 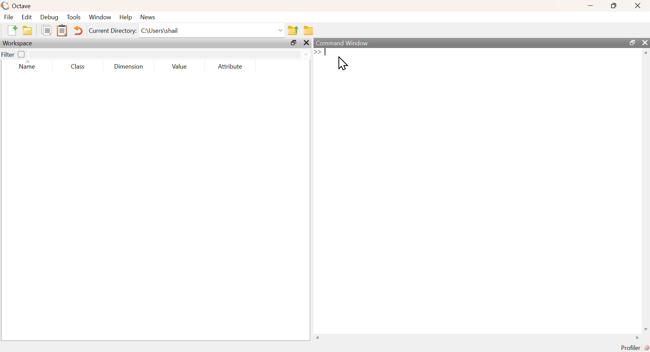 What do you see at coordinates (77, 66) in the screenshot?
I see `Class` at bounding box center [77, 66].